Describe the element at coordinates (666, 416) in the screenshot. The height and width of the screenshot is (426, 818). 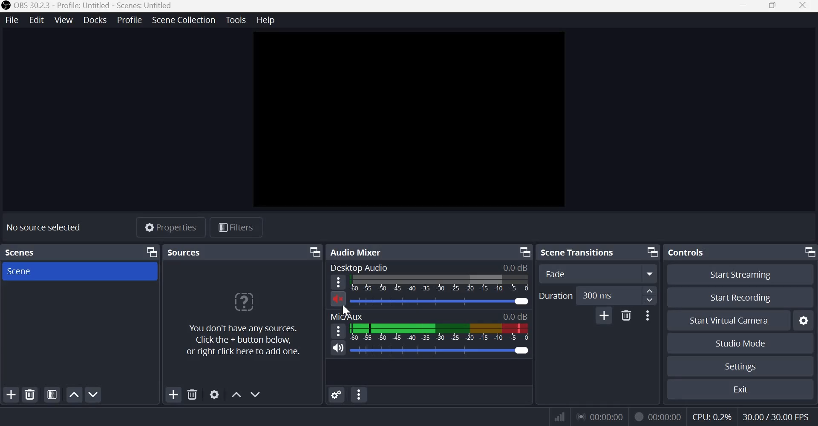
I see `Recording Timer` at that location.